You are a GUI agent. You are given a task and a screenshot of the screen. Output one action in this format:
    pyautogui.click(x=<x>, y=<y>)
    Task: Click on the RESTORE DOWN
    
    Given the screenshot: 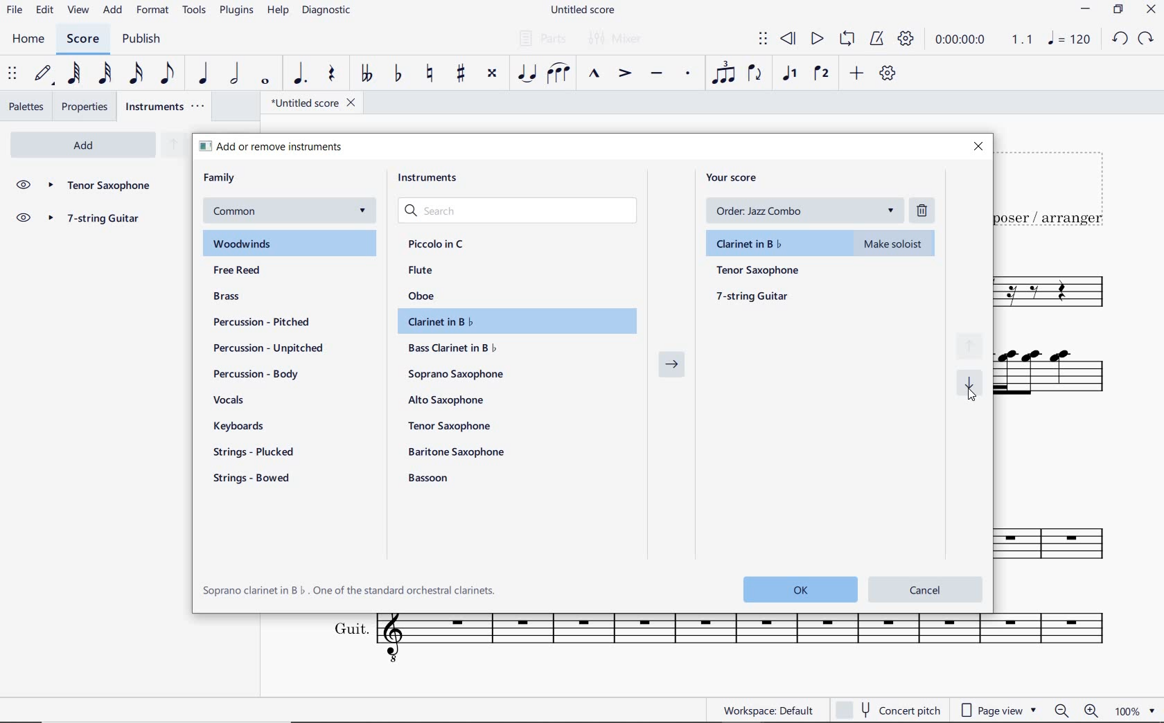 What is the action you would take?
    pyautogui.click(x=1120, y=10)
    